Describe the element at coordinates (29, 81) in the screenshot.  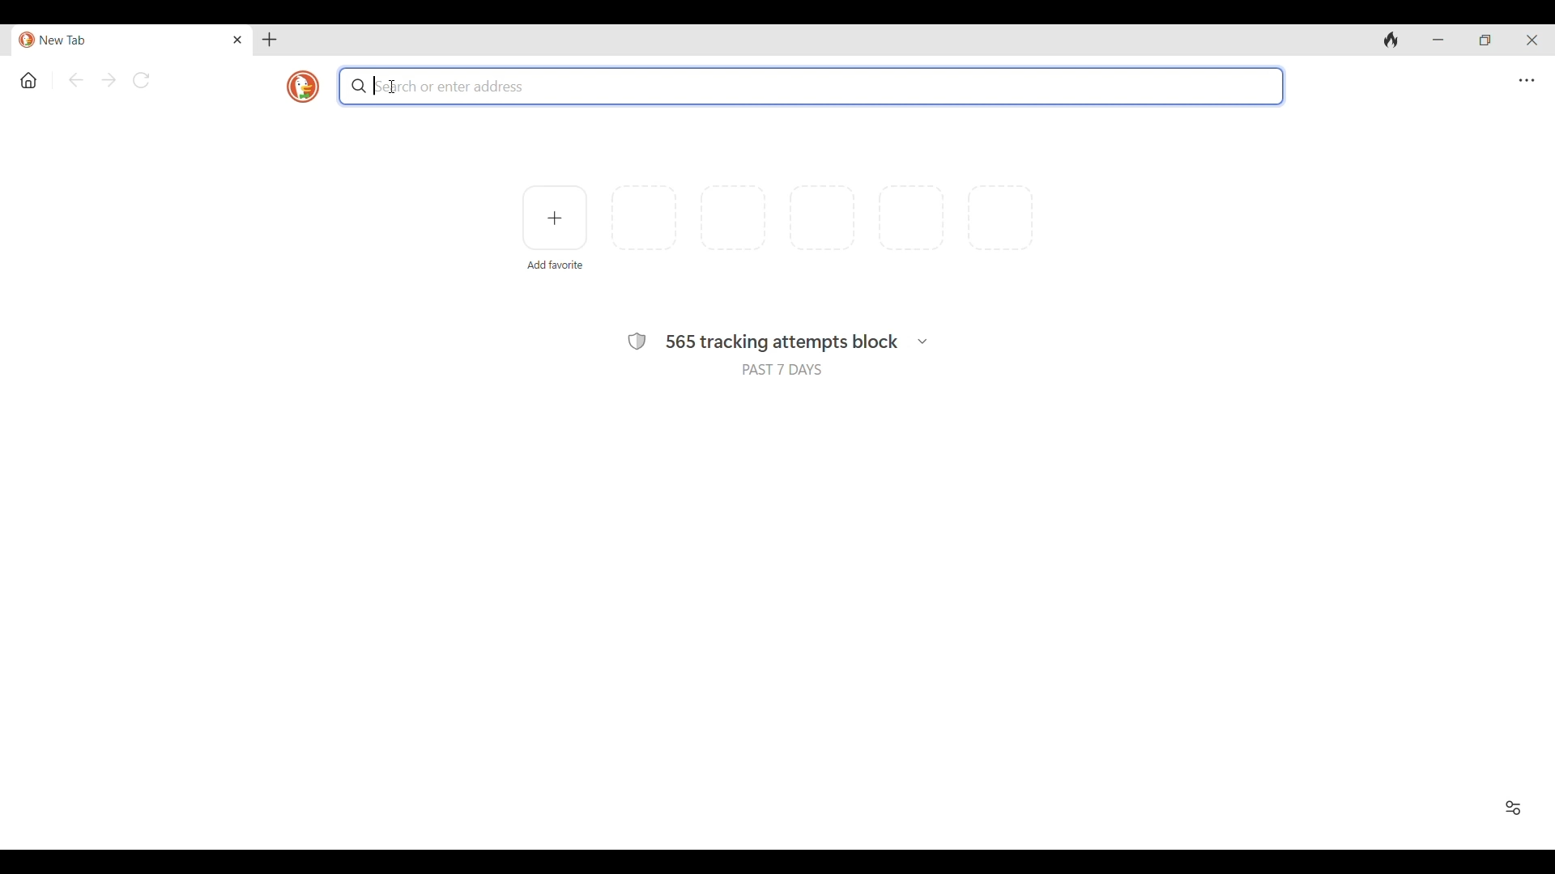
I see `Home` at that location.